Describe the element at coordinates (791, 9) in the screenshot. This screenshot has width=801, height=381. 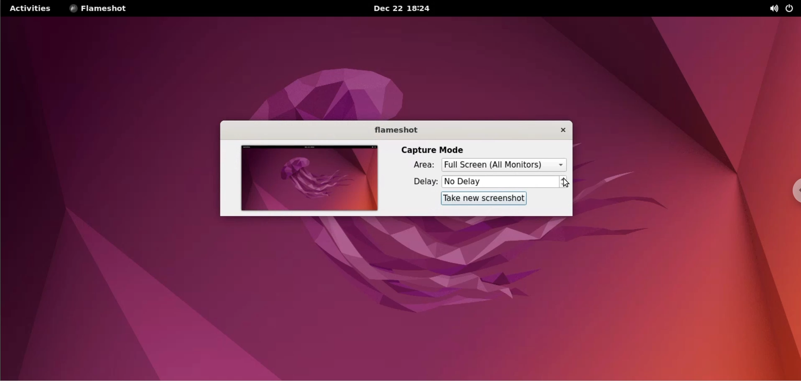
I see `power settings` at that location.